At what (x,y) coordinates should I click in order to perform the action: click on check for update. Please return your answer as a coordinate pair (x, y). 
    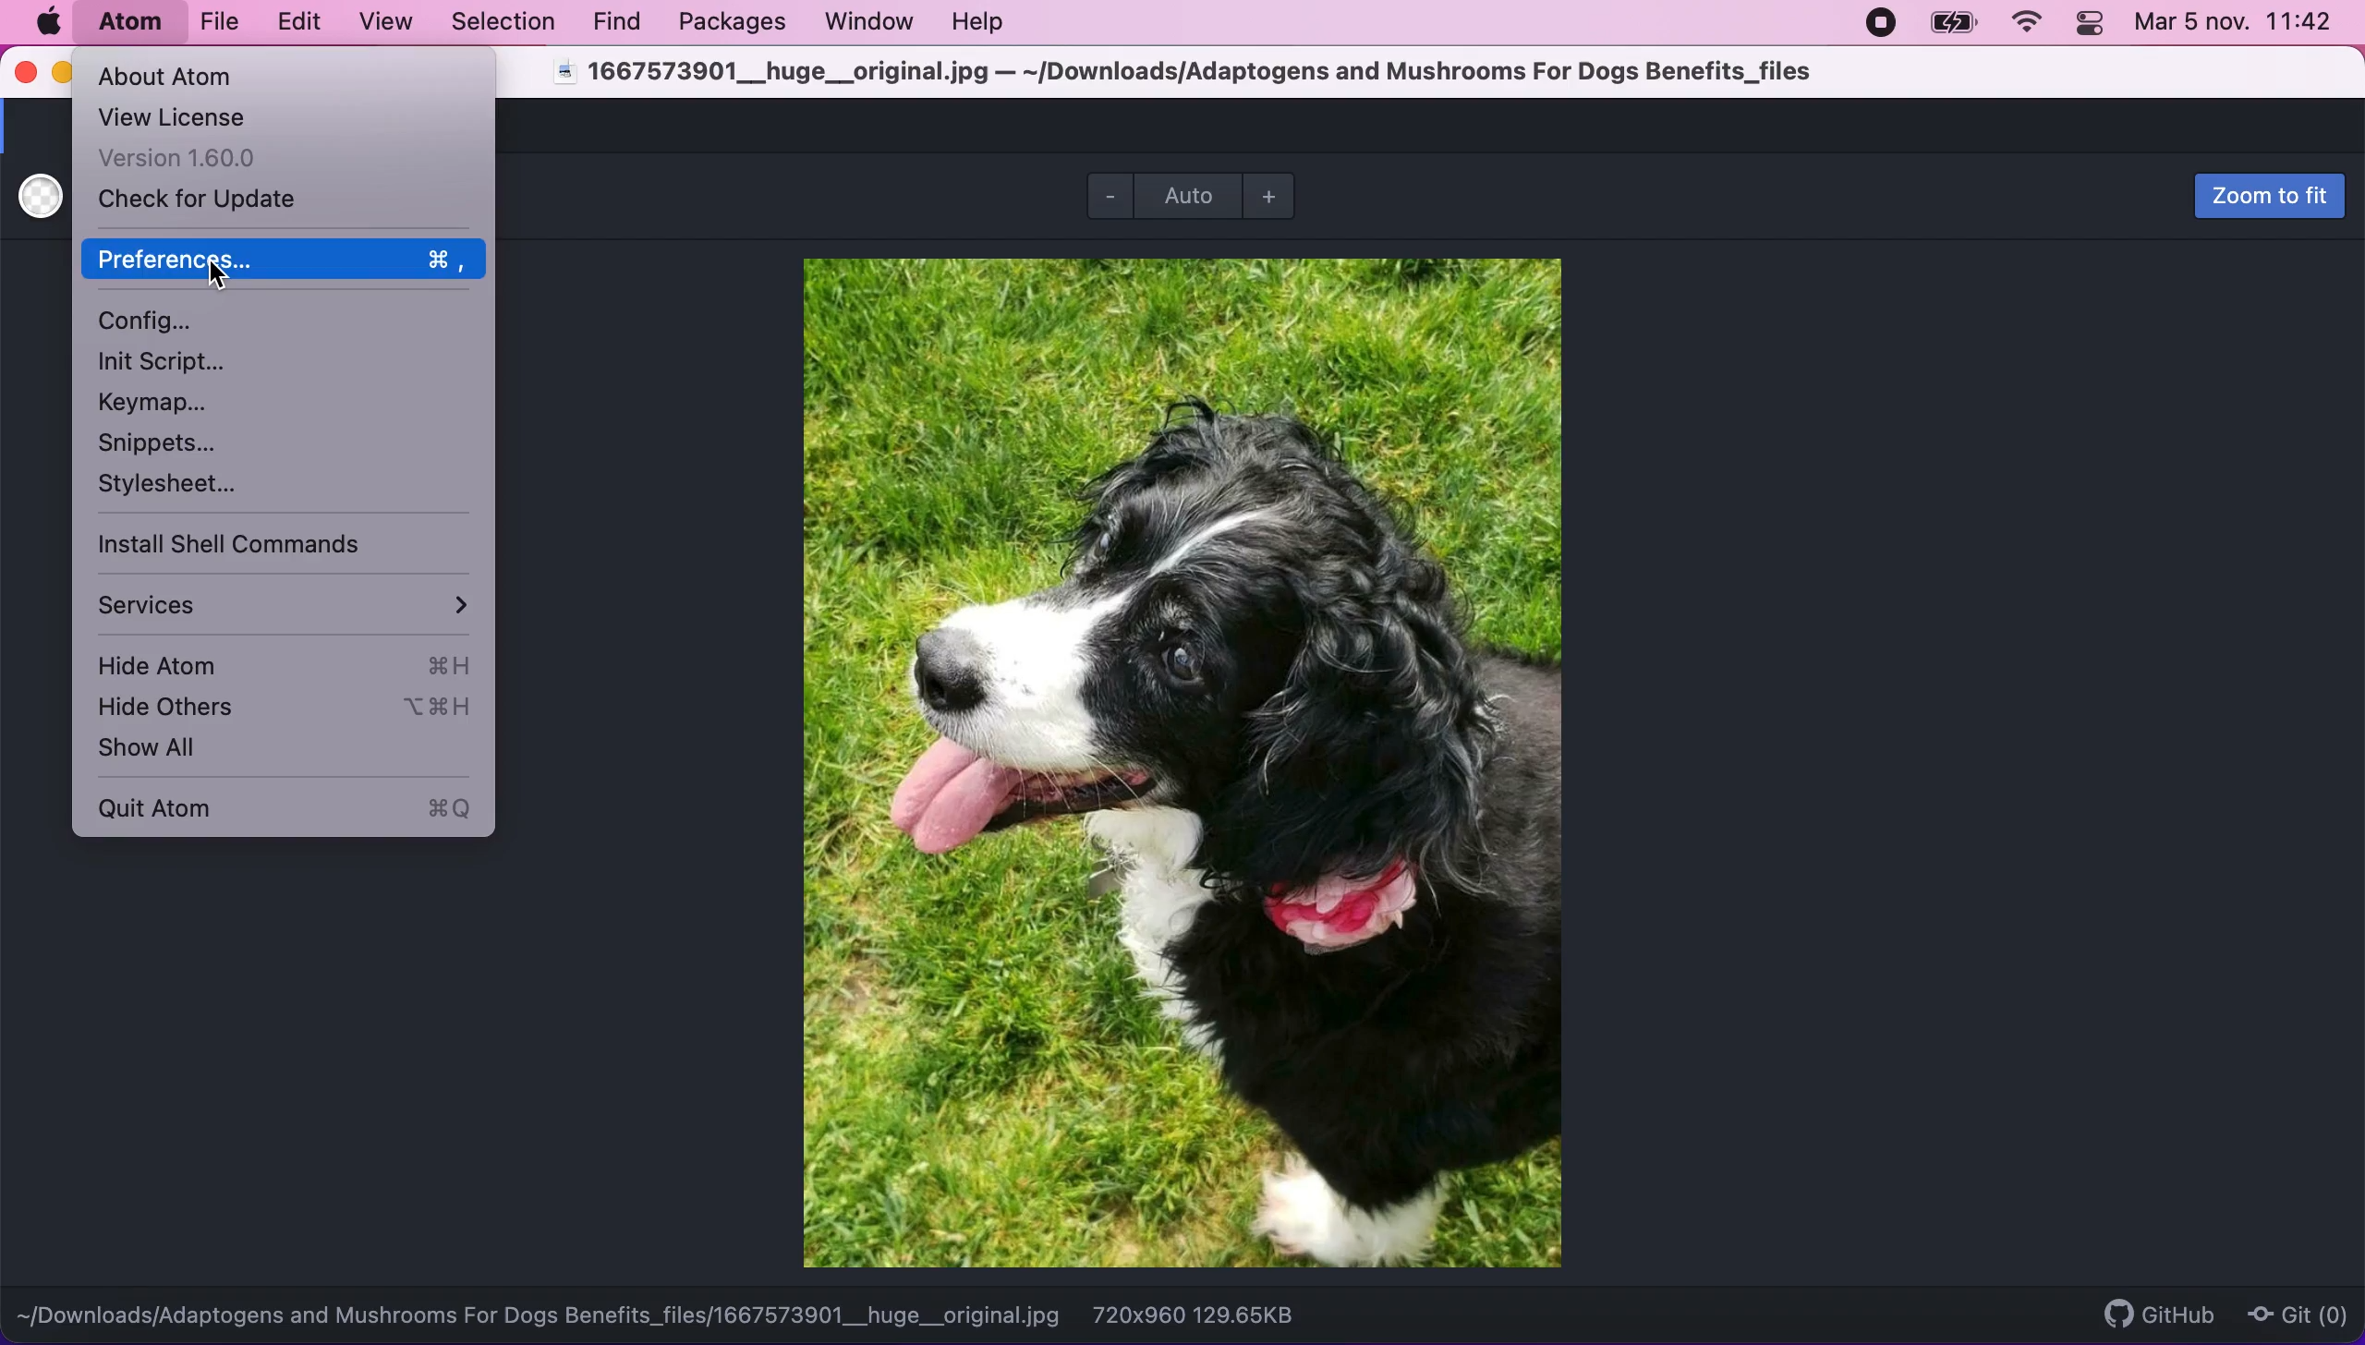
    Looking at the image, I should click on (216, 200).